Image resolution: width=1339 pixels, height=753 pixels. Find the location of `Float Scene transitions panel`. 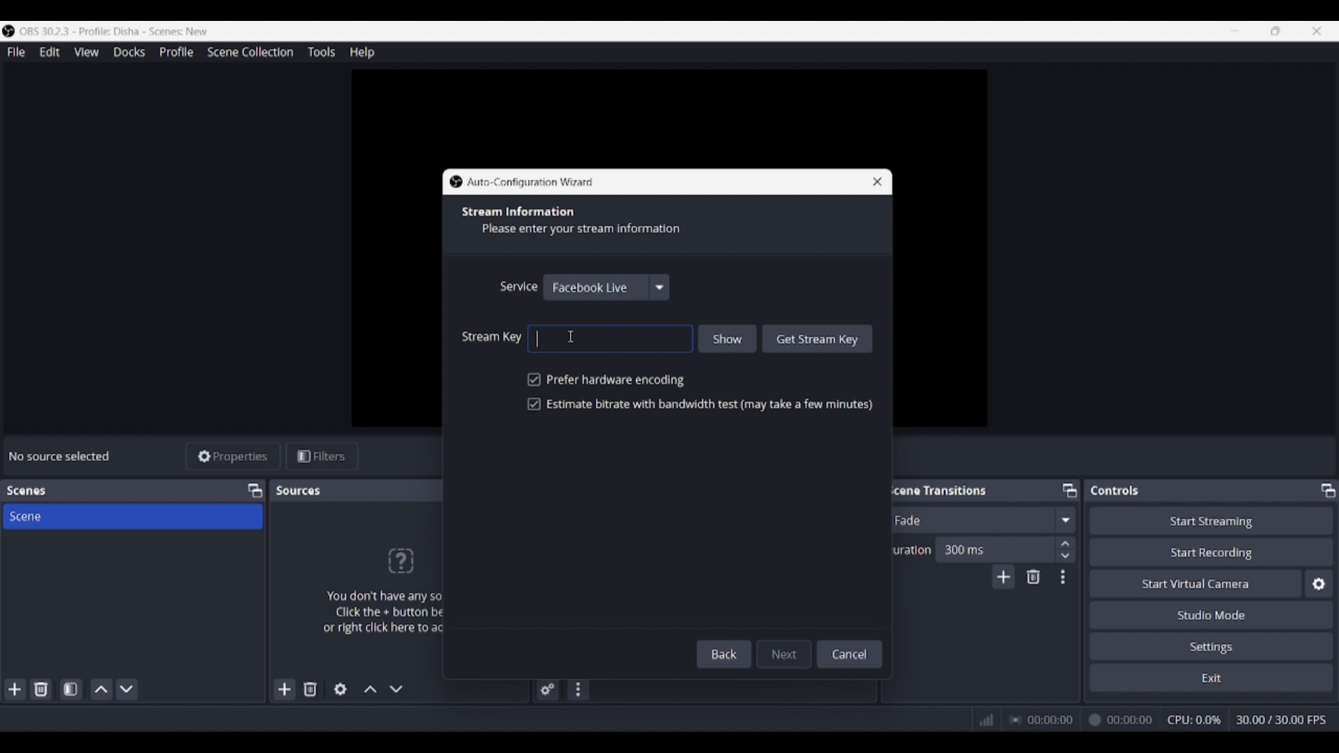

Float Scene transitions panel is located at coordinates (1070, 490).